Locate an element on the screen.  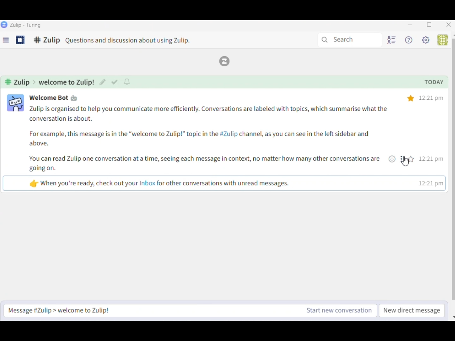
vertical scroll bar is located at coordinates (452, 170).